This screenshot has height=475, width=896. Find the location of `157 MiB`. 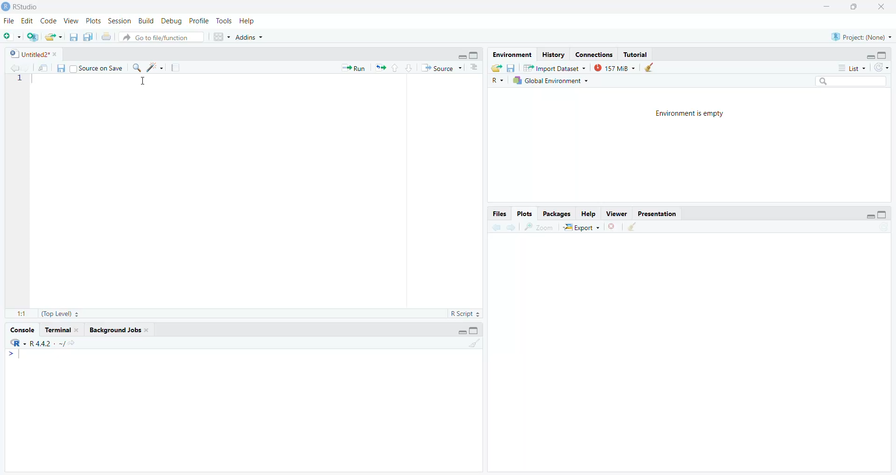

157 MiB is located at coordinates (614, 68).